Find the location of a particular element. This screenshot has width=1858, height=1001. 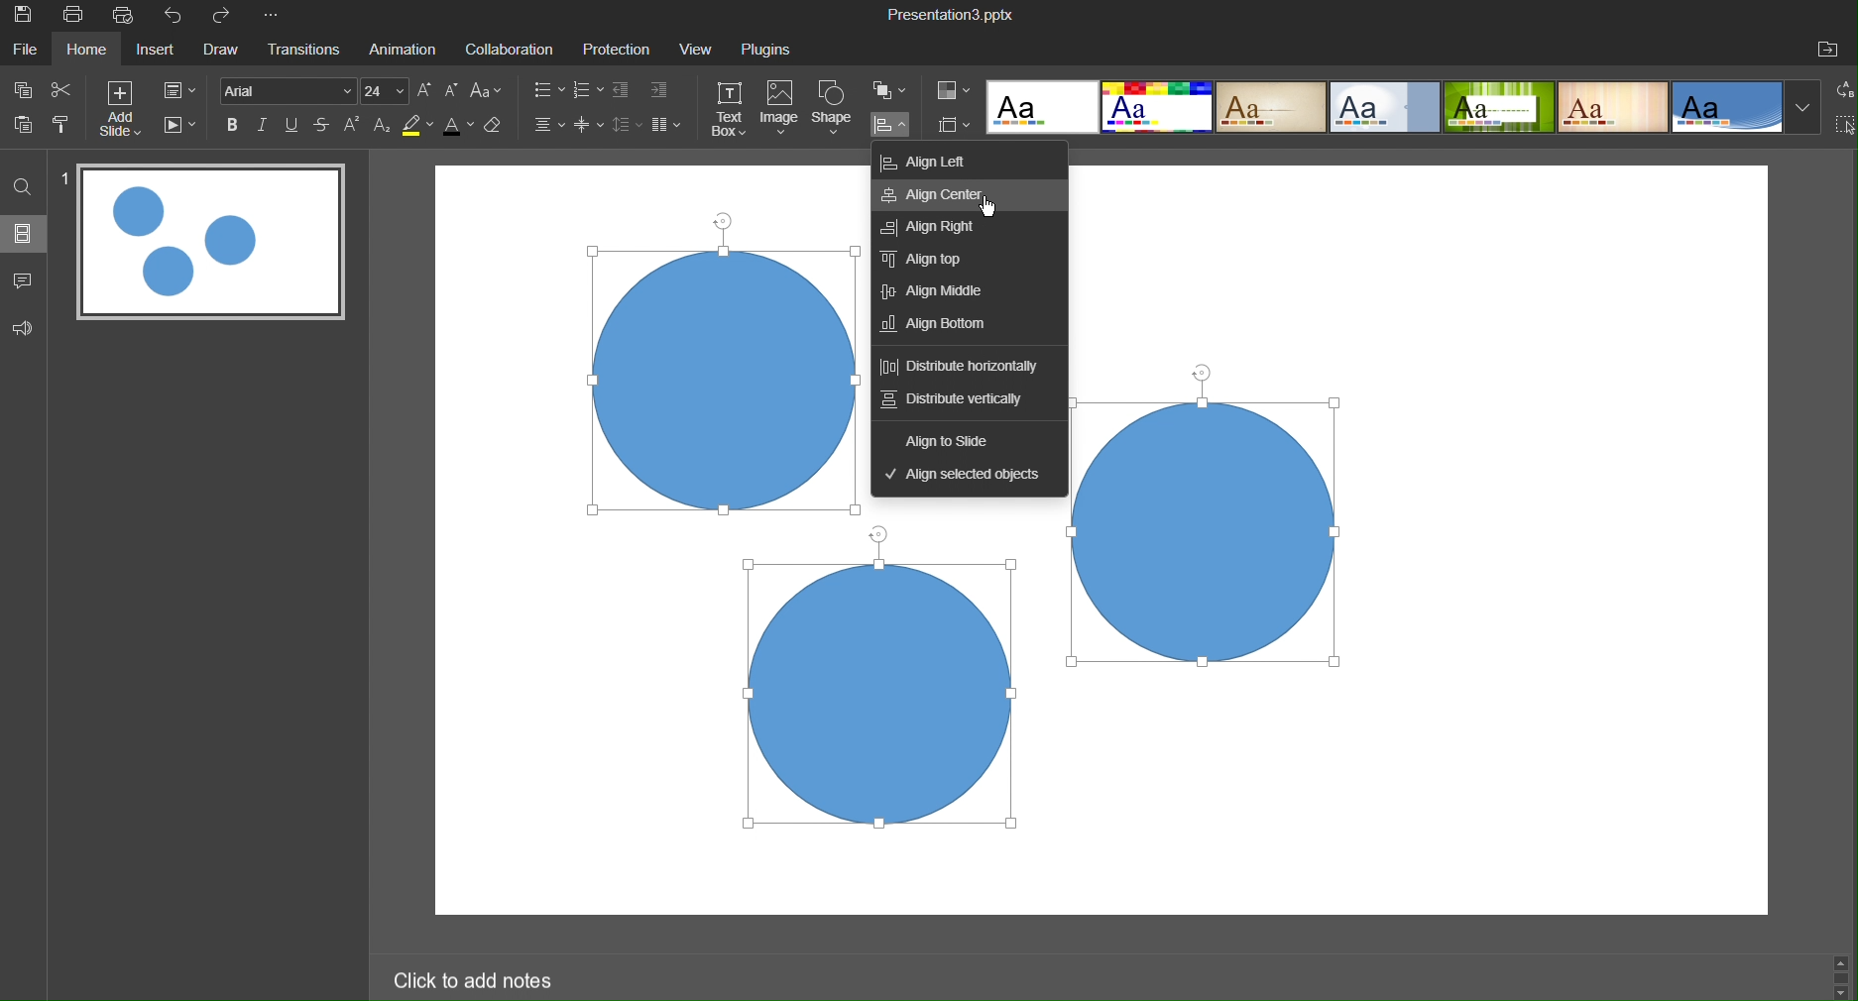

Highlight is located at coordinates (415, 126).